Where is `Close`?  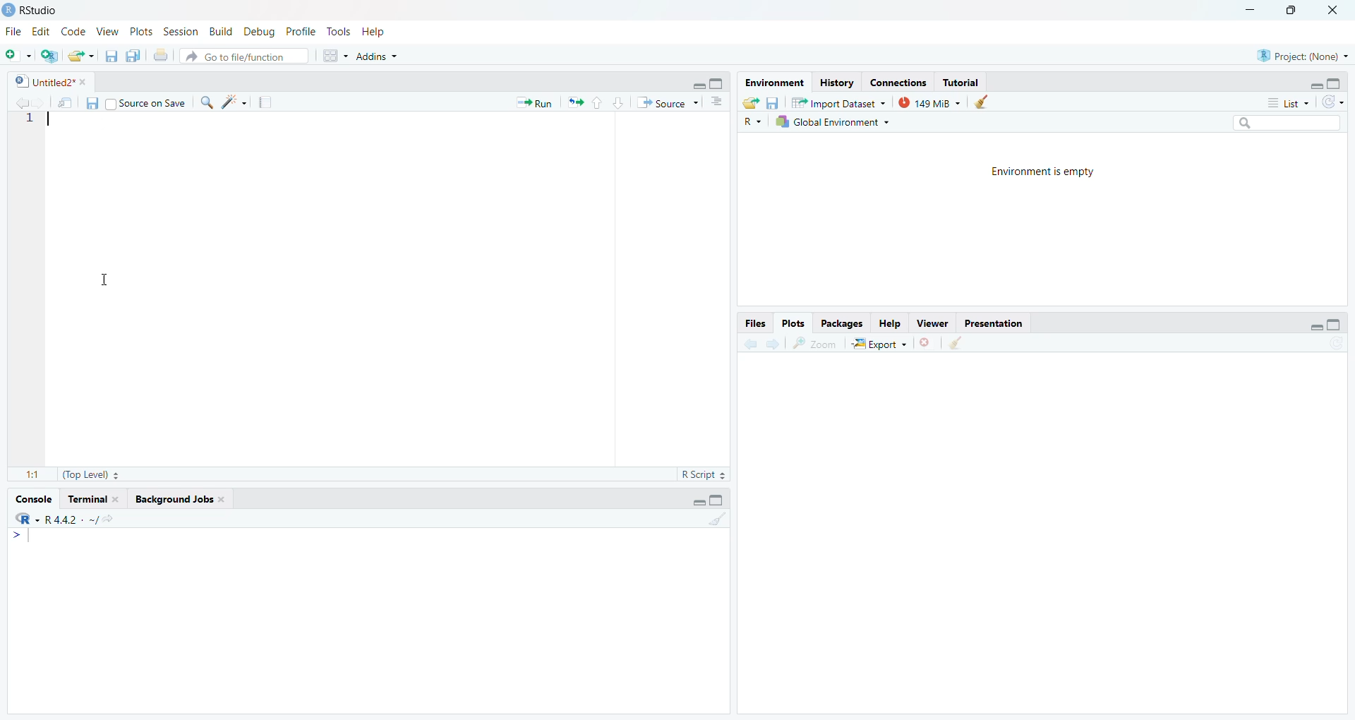
Close is located at coordinates (1337, 8).